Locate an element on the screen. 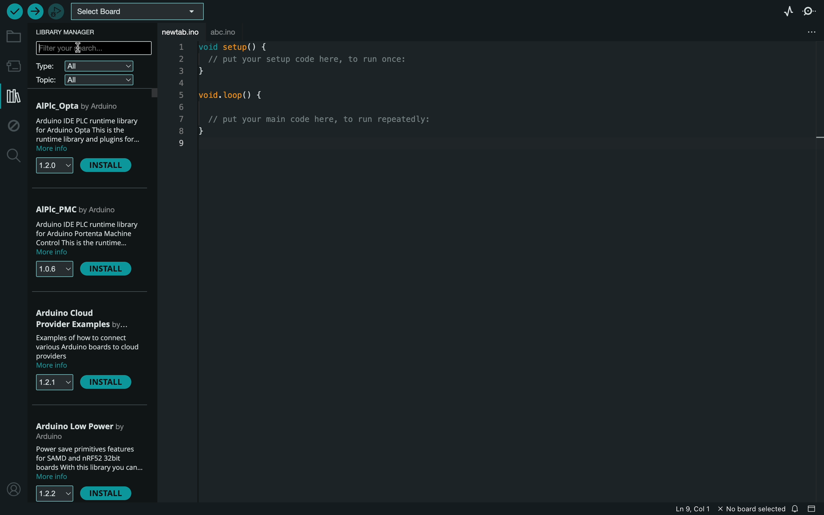 This screenshot has height=515, width=824. search is located at coordinates (13, 158).